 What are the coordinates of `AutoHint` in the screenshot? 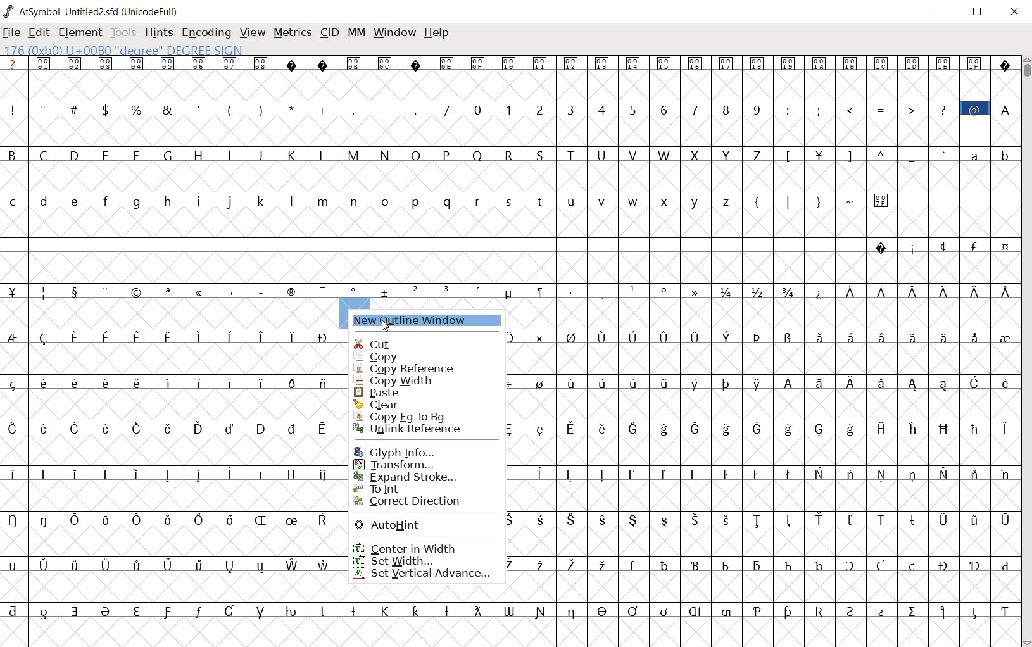 It's located at (424, 527).